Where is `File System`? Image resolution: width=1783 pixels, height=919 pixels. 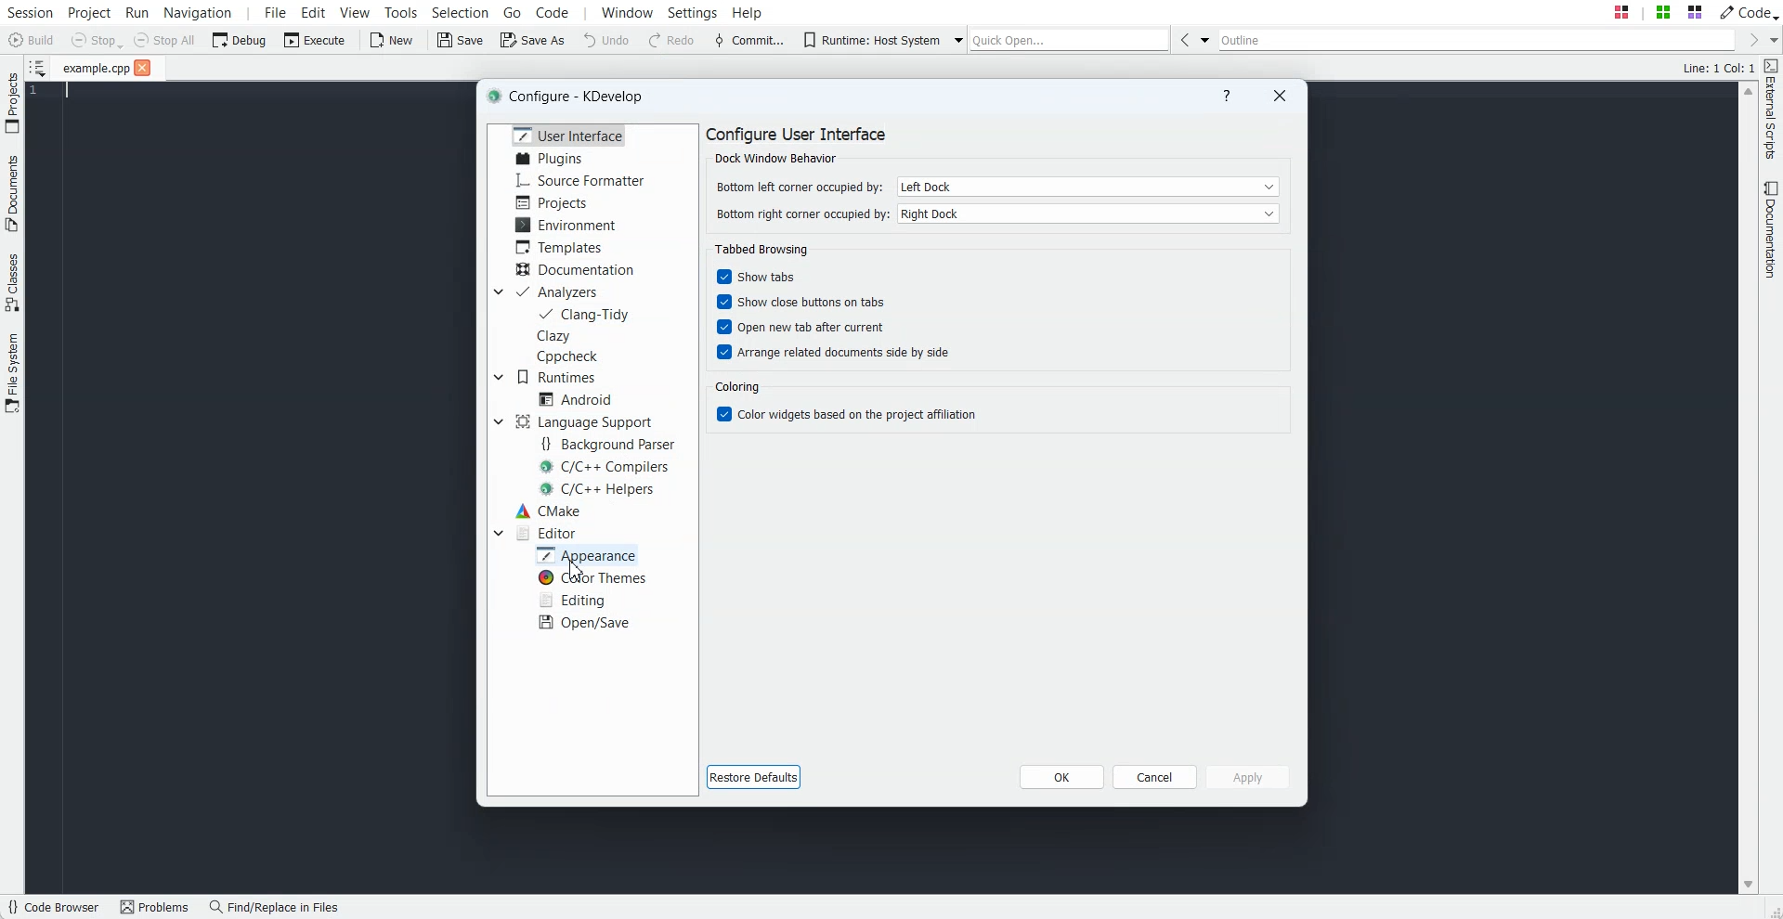
File System is located at coordinates (12, 374).